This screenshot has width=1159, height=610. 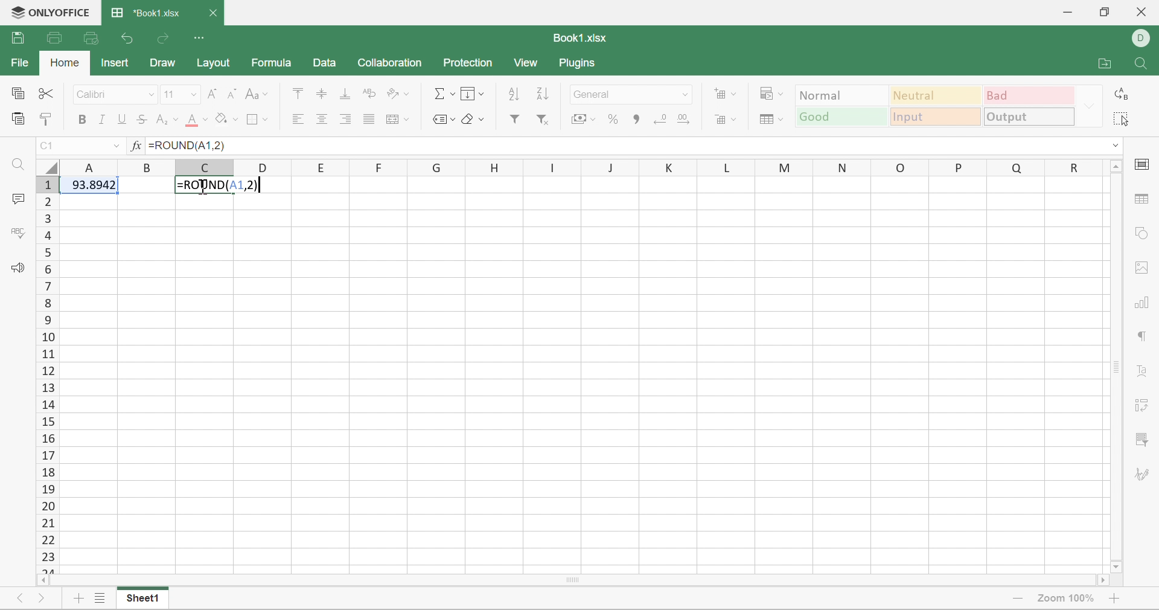 What do you see at coordinates (1030, 94) in the screenshot?
I see `Bad` at bounding box center [1030, 94].